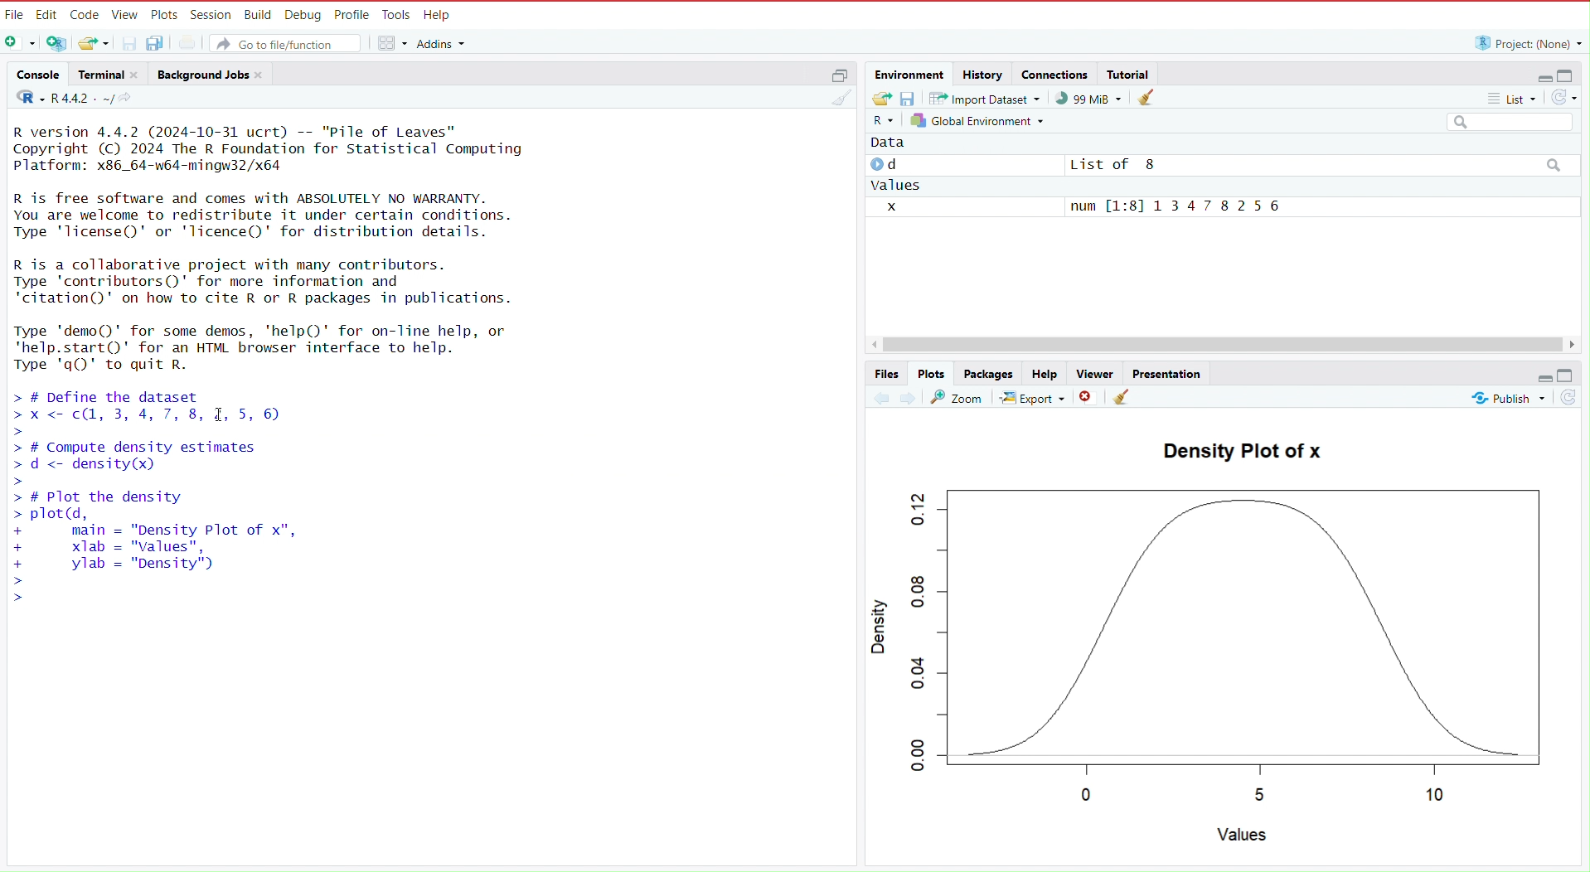  Describe the element at coordinates (895, 187) in the screenshot. I see `values` at that location.